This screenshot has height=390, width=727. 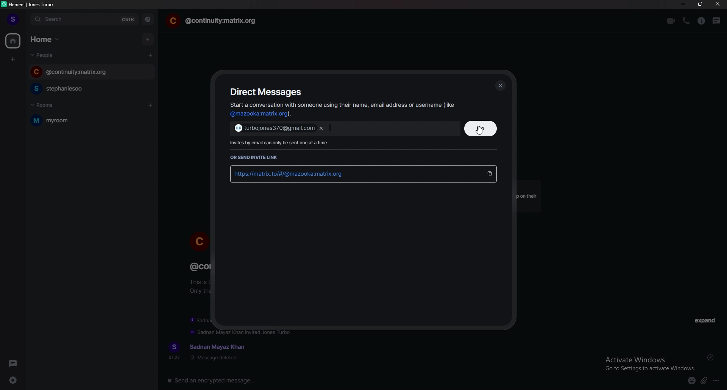 I want to click on rooms, so click(x=51, y=105).